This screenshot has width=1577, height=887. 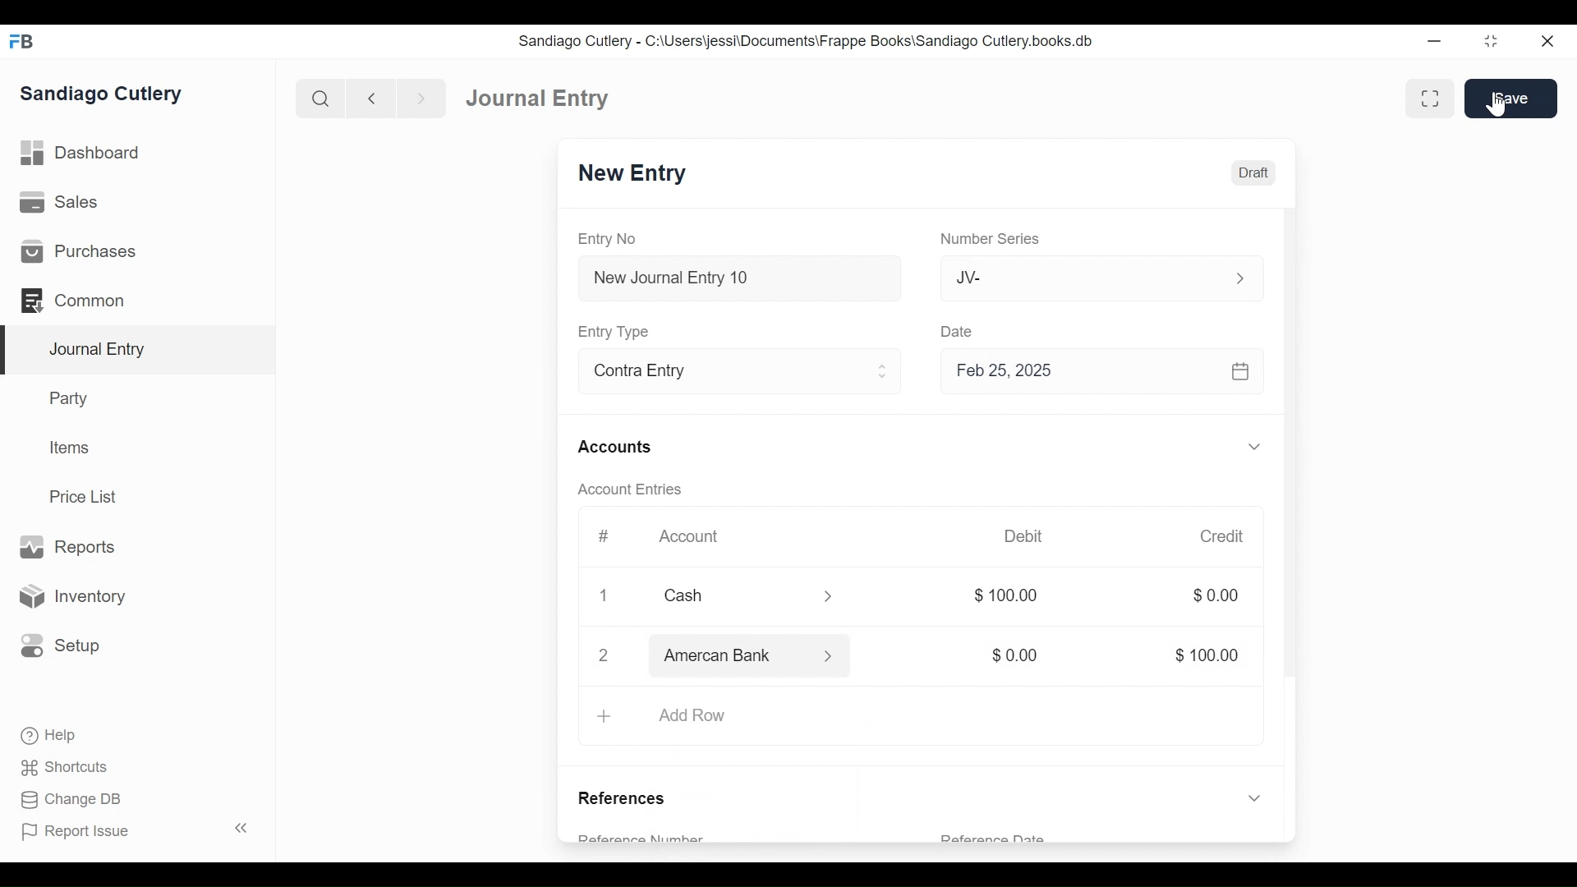 What do you see at coordinates (829, 595) in the screenshot?
I see `Expand` at bounding box center [829, 595].